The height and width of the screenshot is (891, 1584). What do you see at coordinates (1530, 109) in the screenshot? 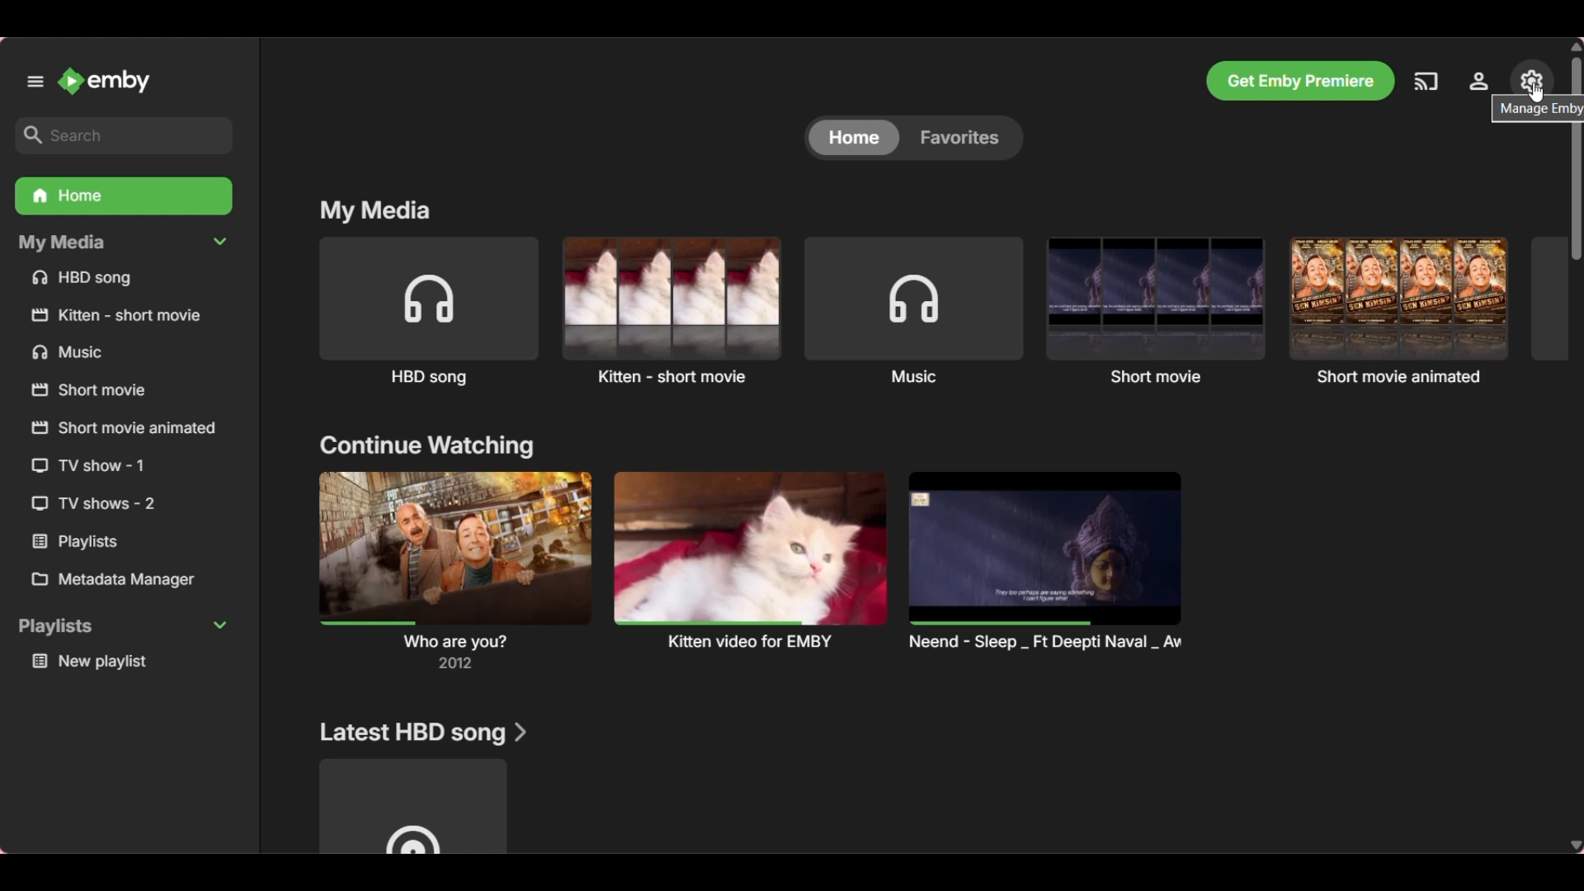
I see `Description of current selection` at bounding box center [1530, 109].